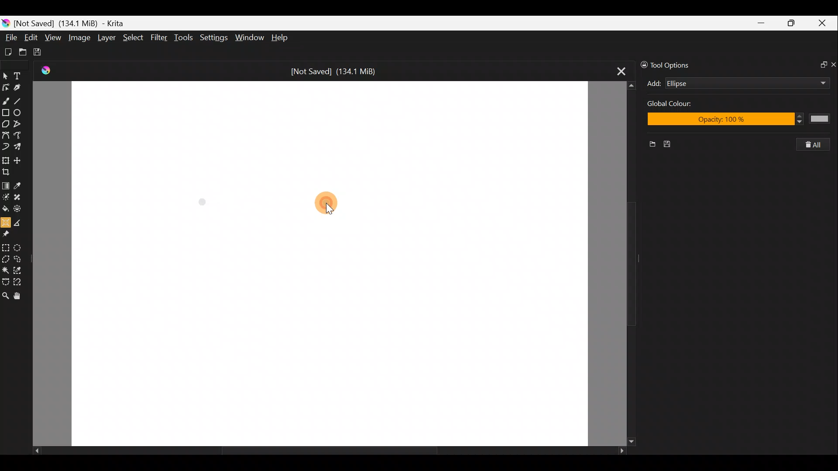  I want to click on Zoom tool, so click(5, 295).